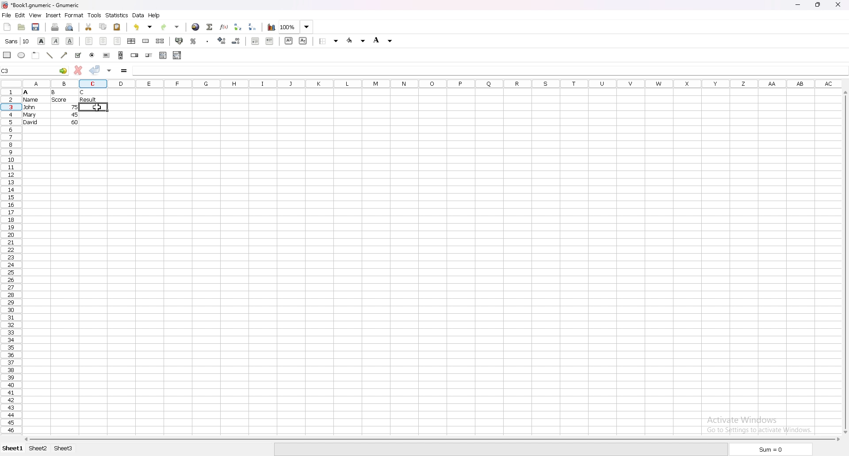 This screenshot has height=456, width=849. I want to click on align left, so click(89, 41).